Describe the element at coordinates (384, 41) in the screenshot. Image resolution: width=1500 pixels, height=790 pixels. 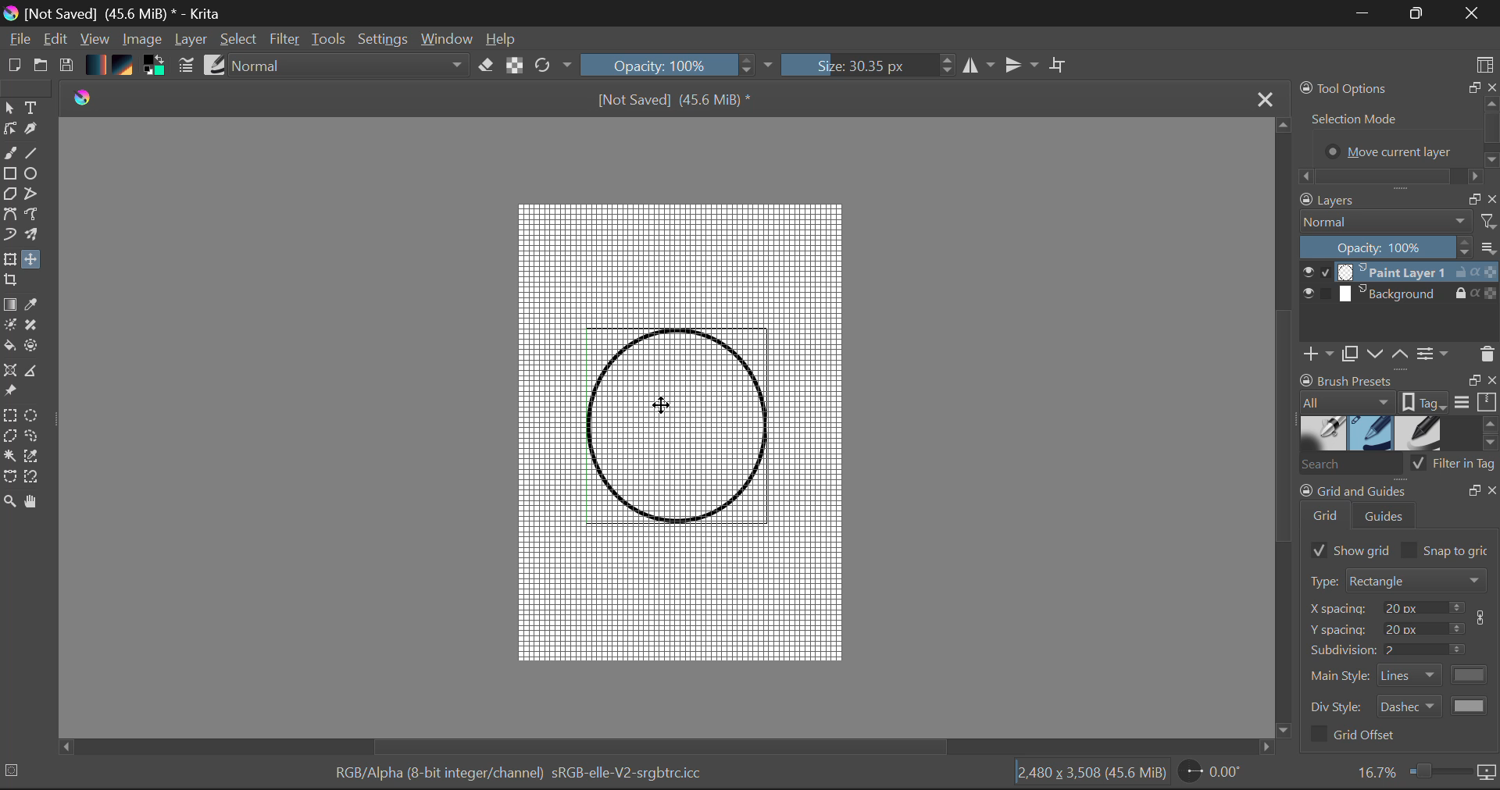
I see `Settings` at that location.